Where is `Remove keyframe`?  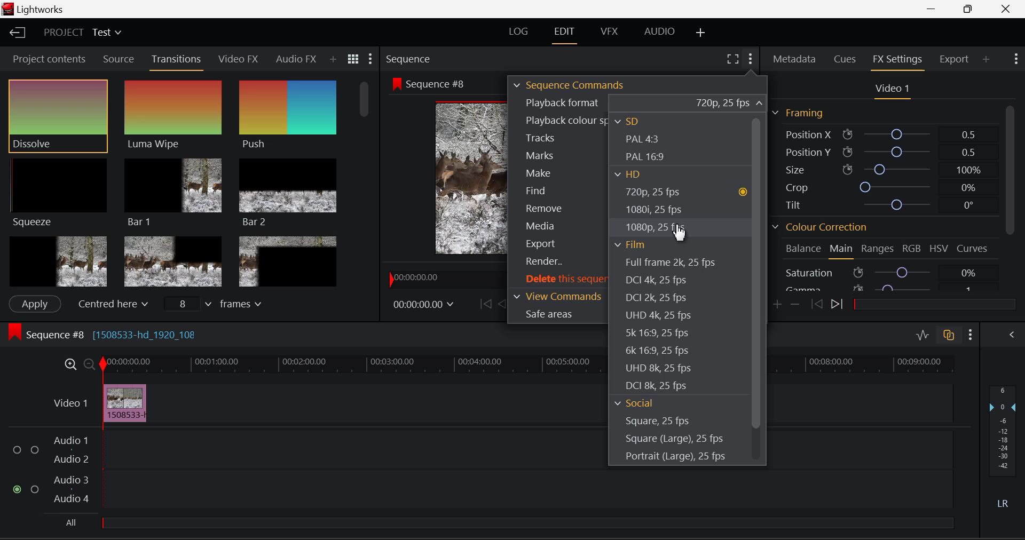
Remove keyframe is located at coordinates (795, 305).